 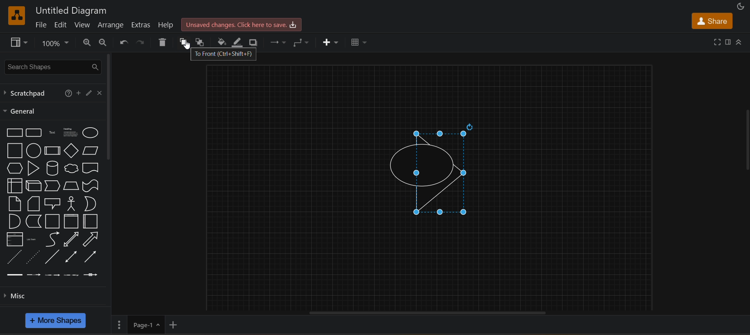 What do you see at coordinates (237, 43) in the screenshot?
I see `line color` at bounding box center [237, 43].